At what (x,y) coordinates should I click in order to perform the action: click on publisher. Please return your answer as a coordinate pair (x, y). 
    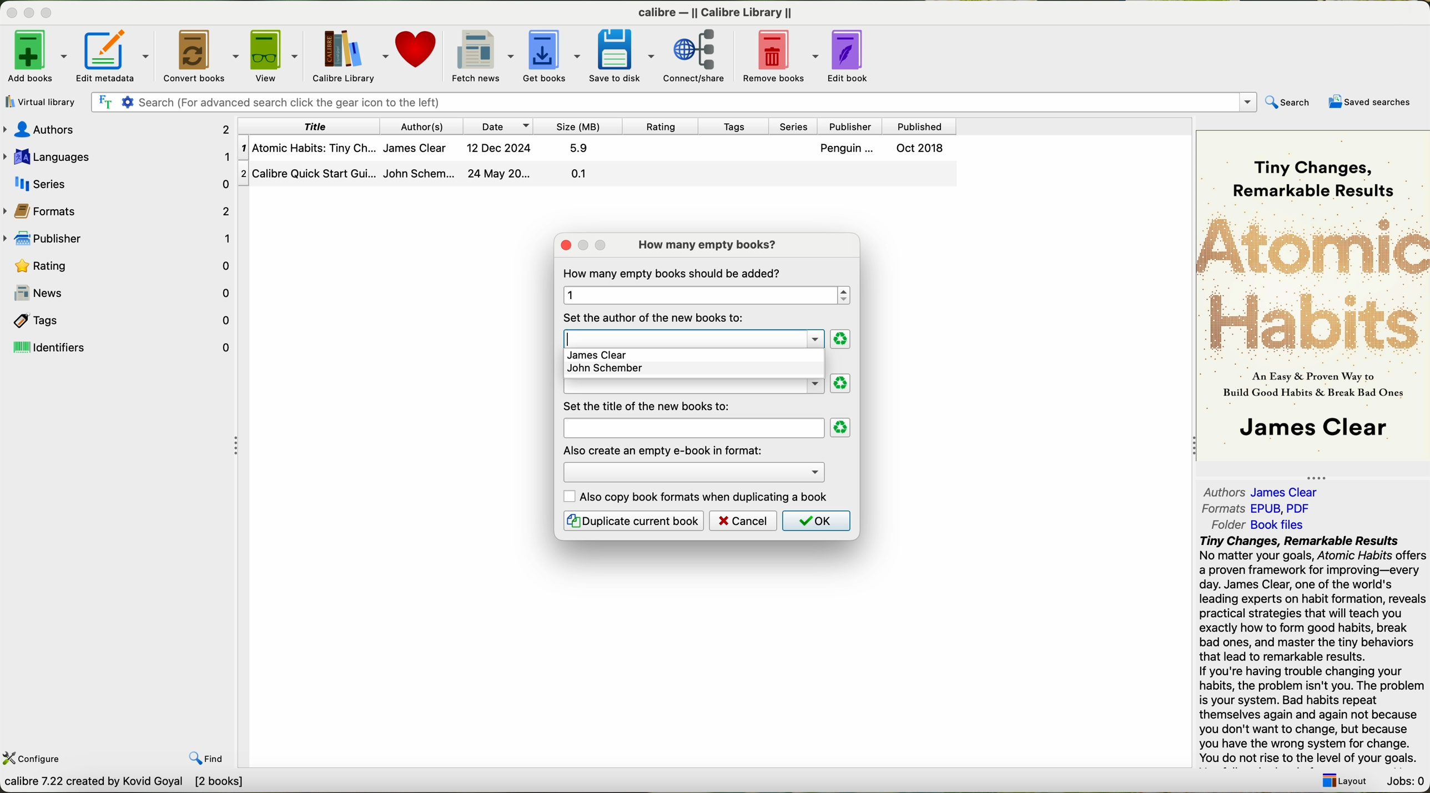
    Looking at the image, I should click on (854, 126).